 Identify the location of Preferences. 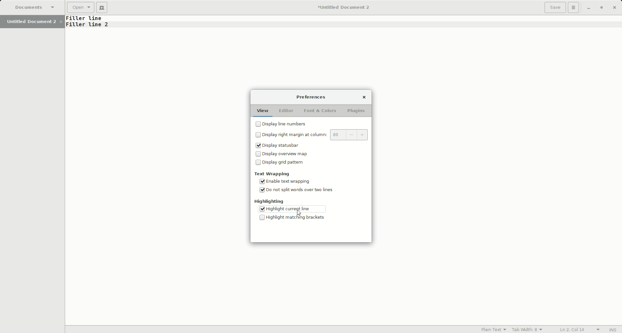
(312, 98).